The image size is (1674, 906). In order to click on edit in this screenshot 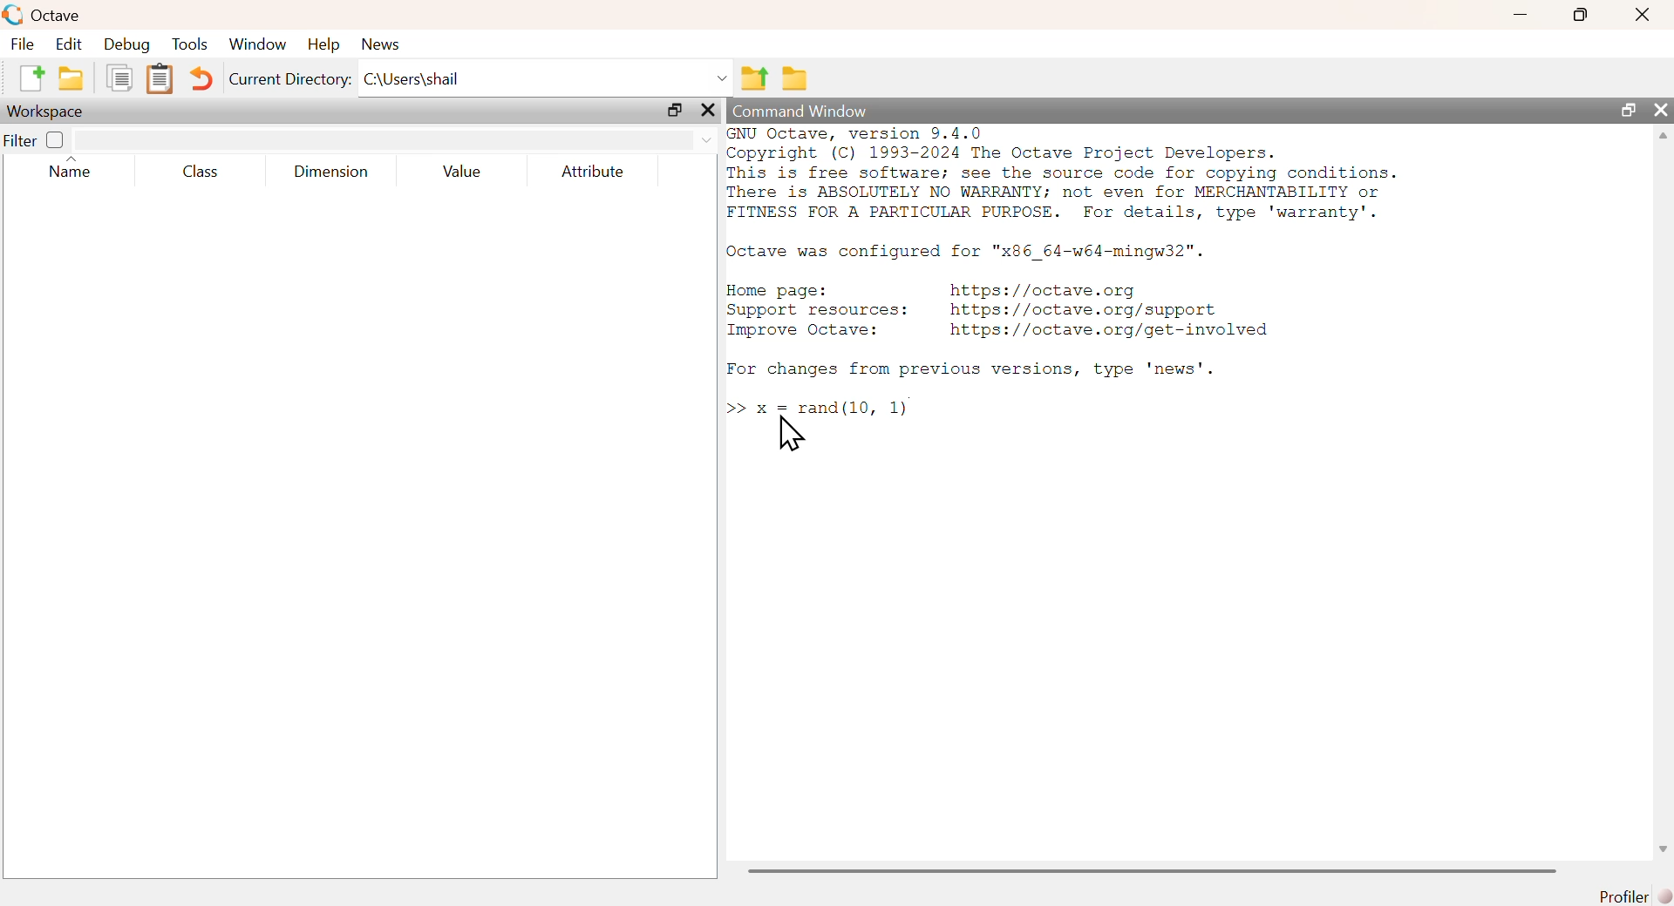, I will do `click(71, 46)`.